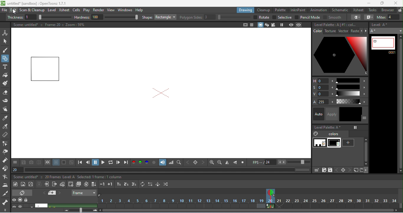 This screenshot has width=403, height=213. I want to click on field guide, so click(252, 25).